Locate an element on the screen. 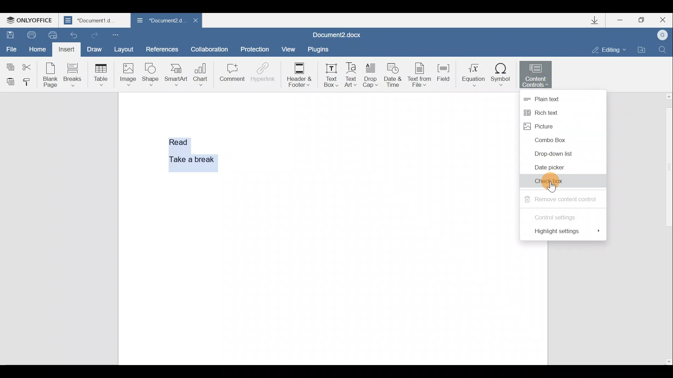 The height and width of the screenshot is (378, 673). *Document1.d... is located at coordinates (95, 21).